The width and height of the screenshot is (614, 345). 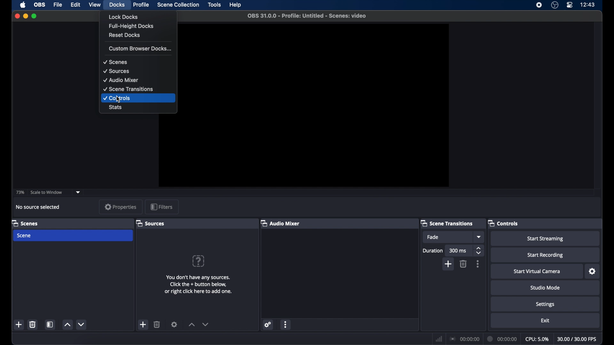 What do you see at coordinates (307, 16) in the screenshot?
I see `file name` at bounding box center [307, 16].